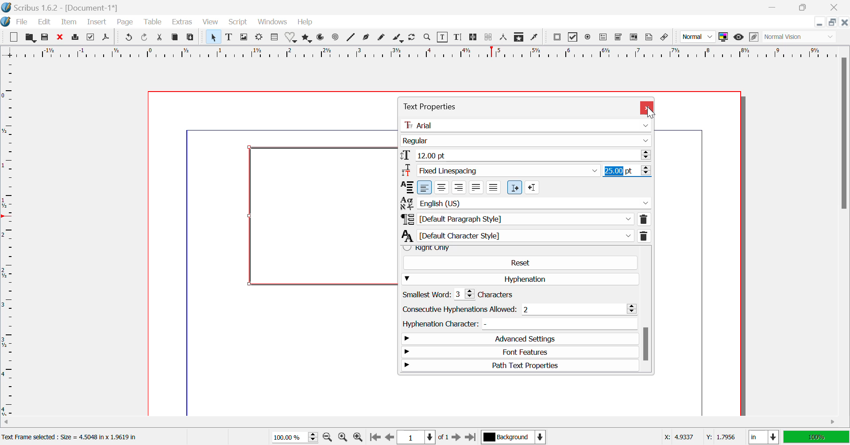  I want to click on 25.00 pt, so click(628, 171).